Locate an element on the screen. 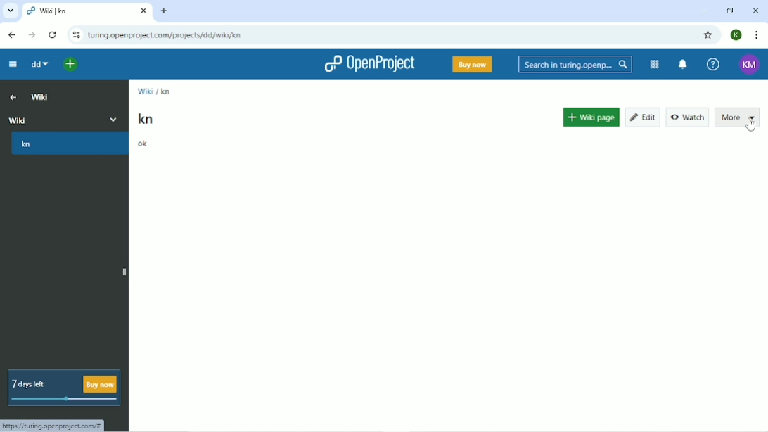 This screenshot has width=768, height=432. Up is located at coordinates (13, 96).